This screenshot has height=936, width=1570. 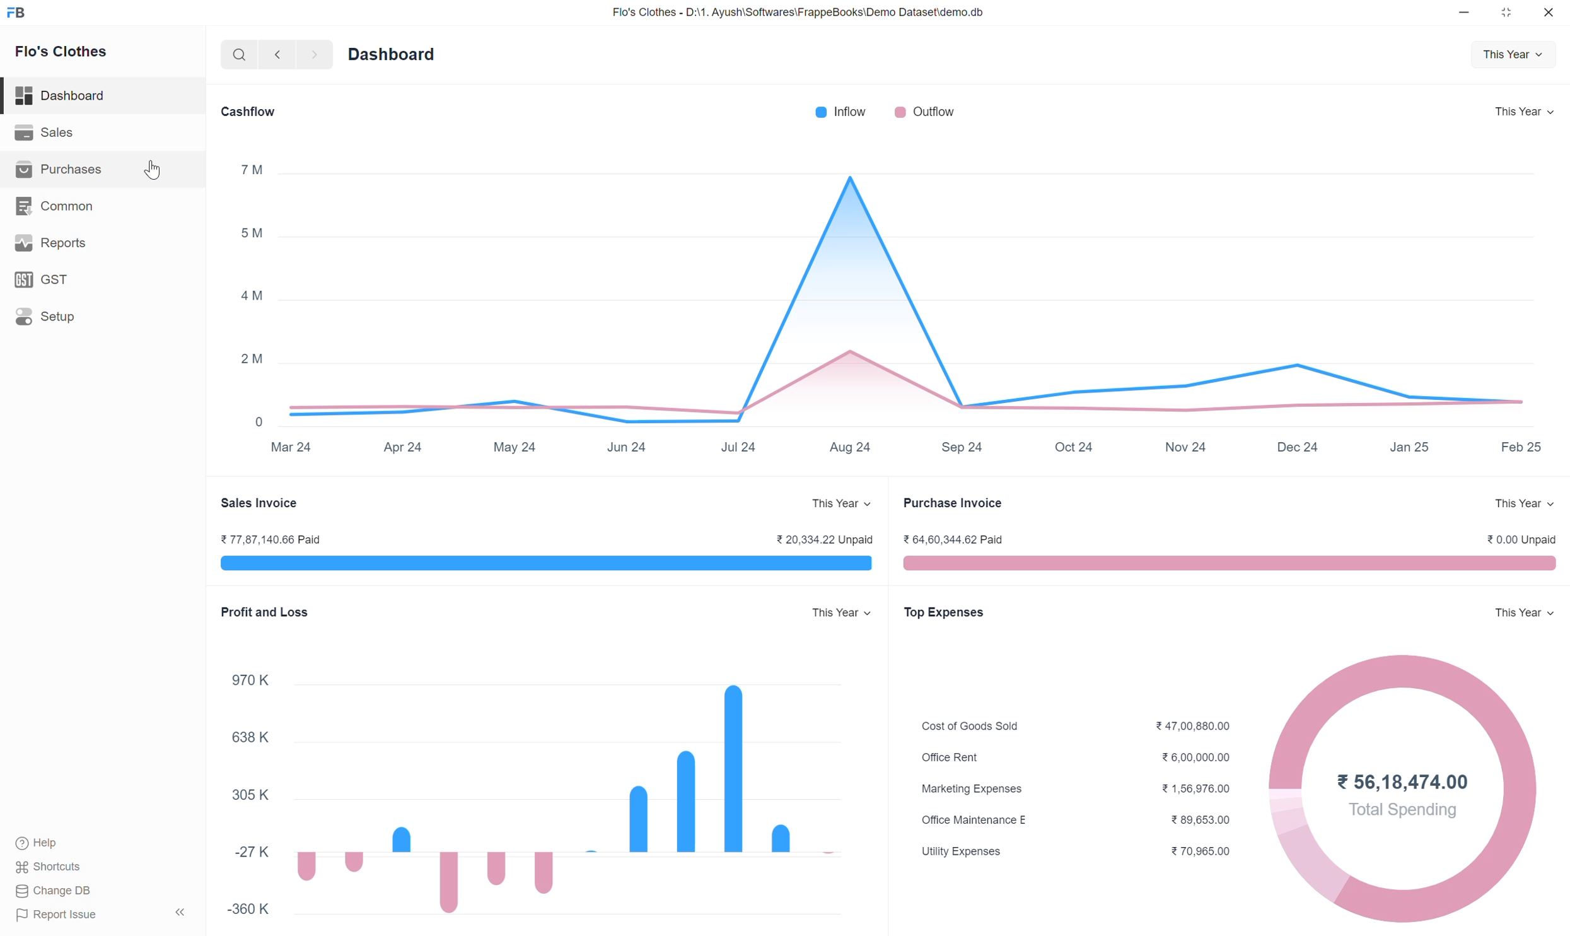 What do you see at coordinates (1464, 12) in the screenshot?
I see `Minimize` at bounding box center [1464, 12].